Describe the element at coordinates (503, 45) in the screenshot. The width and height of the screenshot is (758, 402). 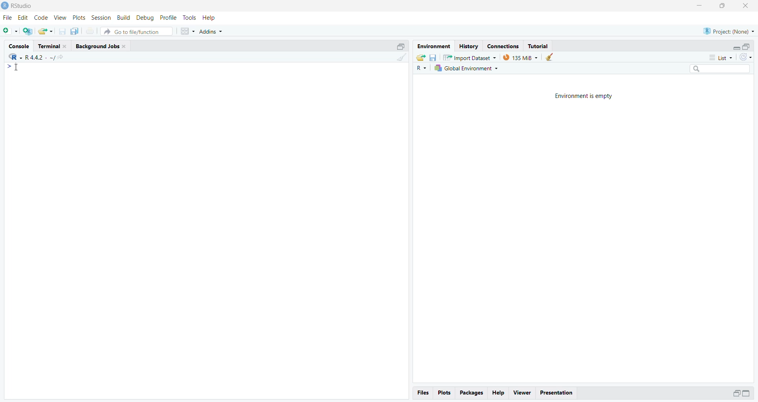
I see `Connections` at that location.